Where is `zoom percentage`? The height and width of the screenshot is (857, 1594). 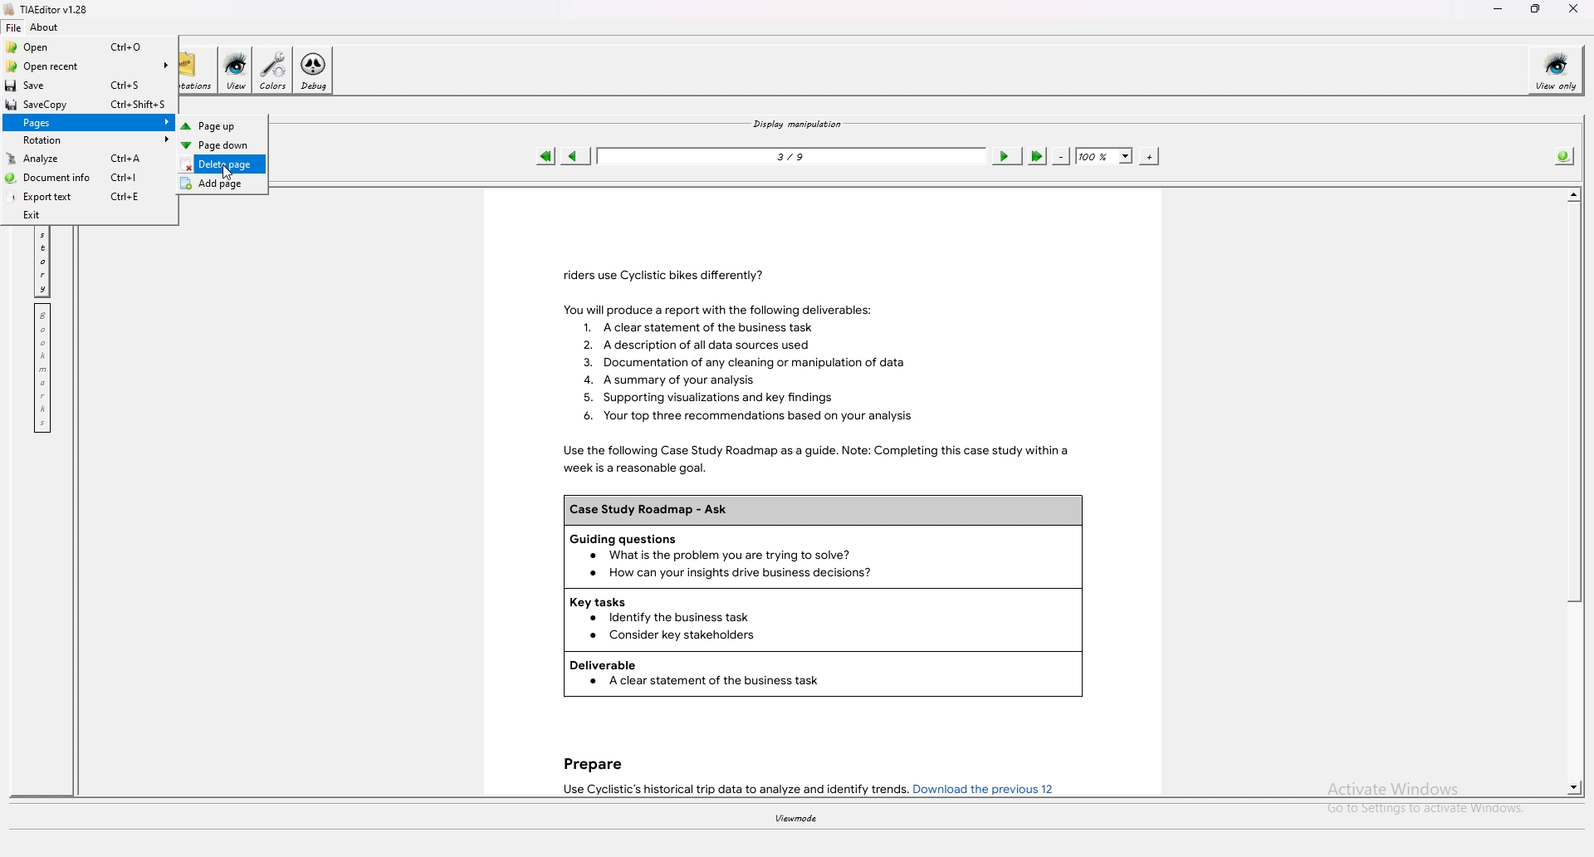
zoom percentage is located at coordinates (1104, 156).